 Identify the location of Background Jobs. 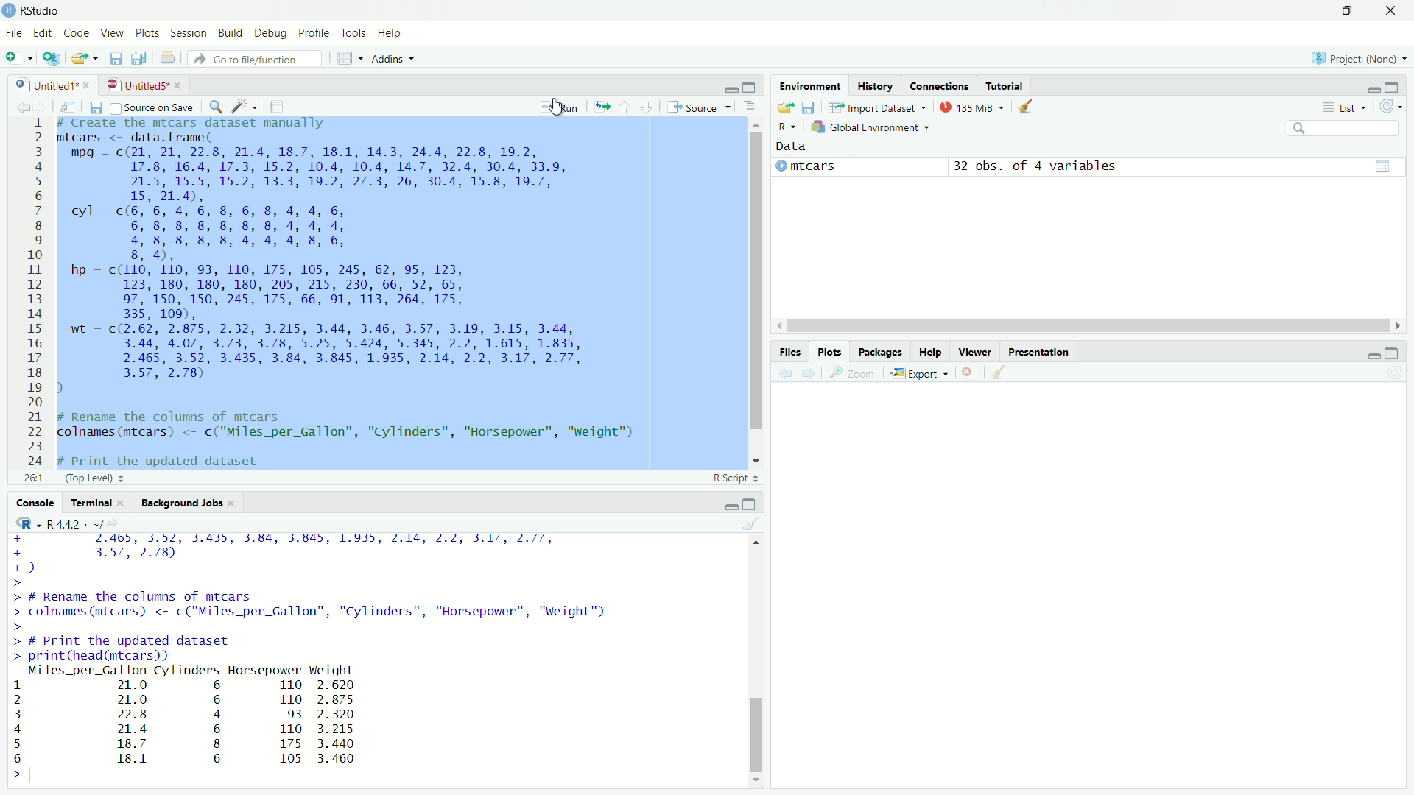
(188, 502).